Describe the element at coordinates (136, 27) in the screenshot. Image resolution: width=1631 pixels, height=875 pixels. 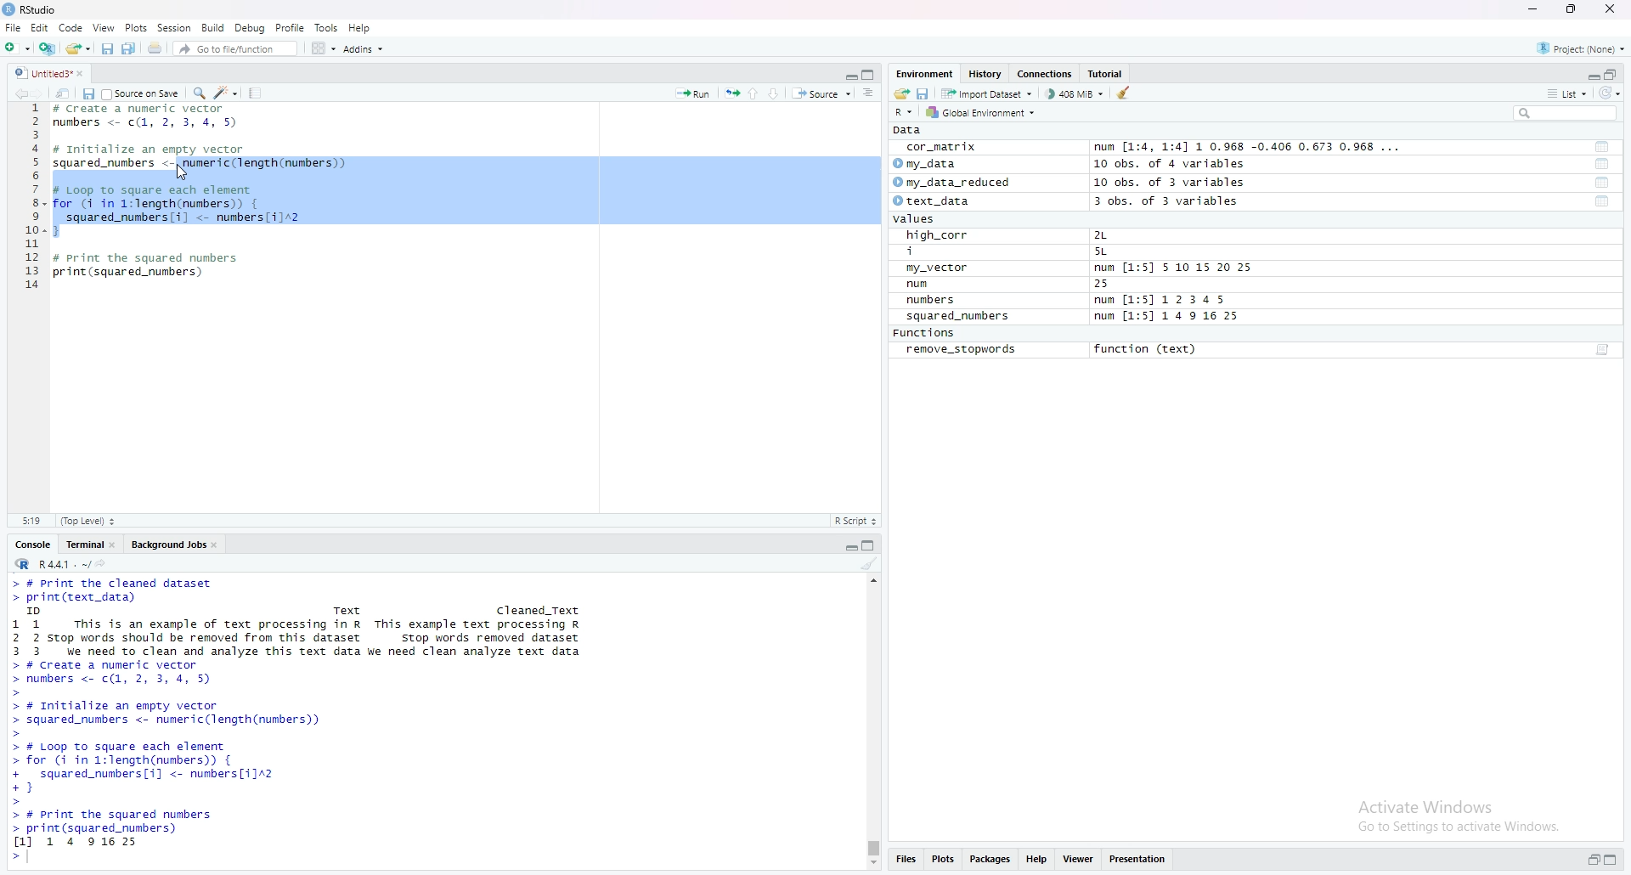
I see `Plots` at that location.